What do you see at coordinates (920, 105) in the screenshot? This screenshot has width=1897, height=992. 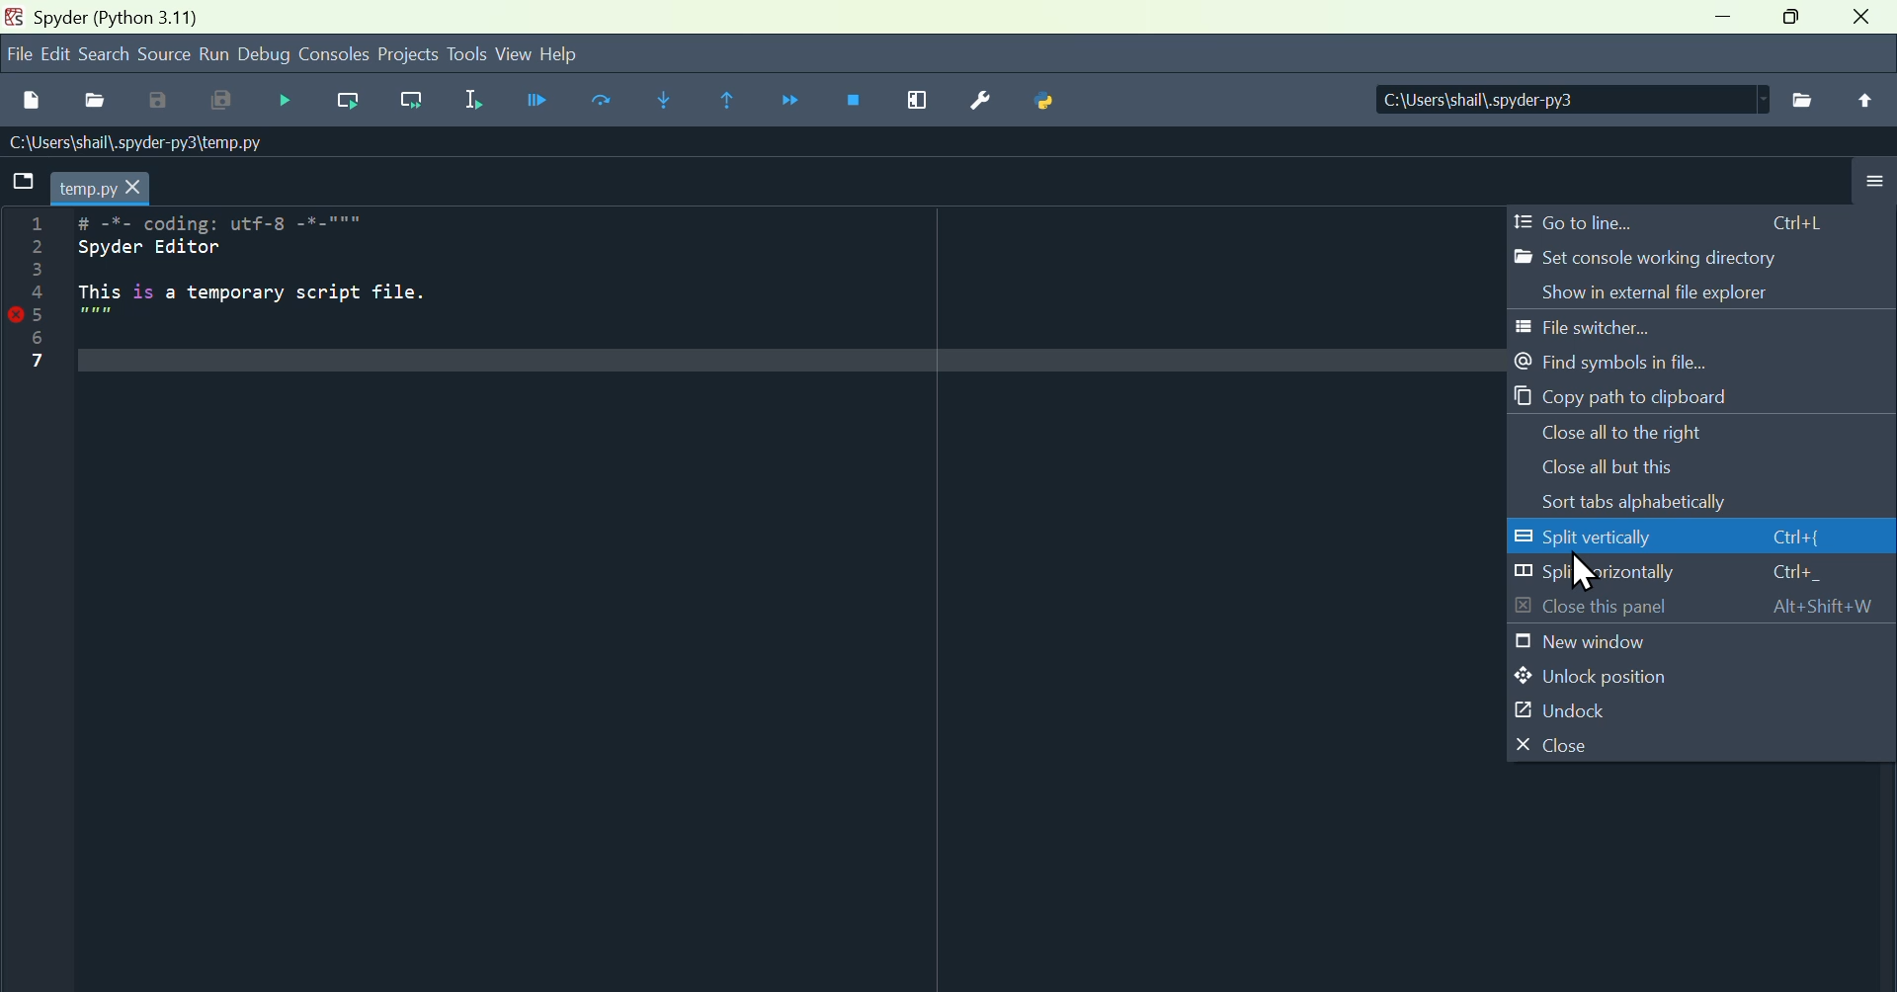 I see `Maximise current window` at bounding box center [920, 105].